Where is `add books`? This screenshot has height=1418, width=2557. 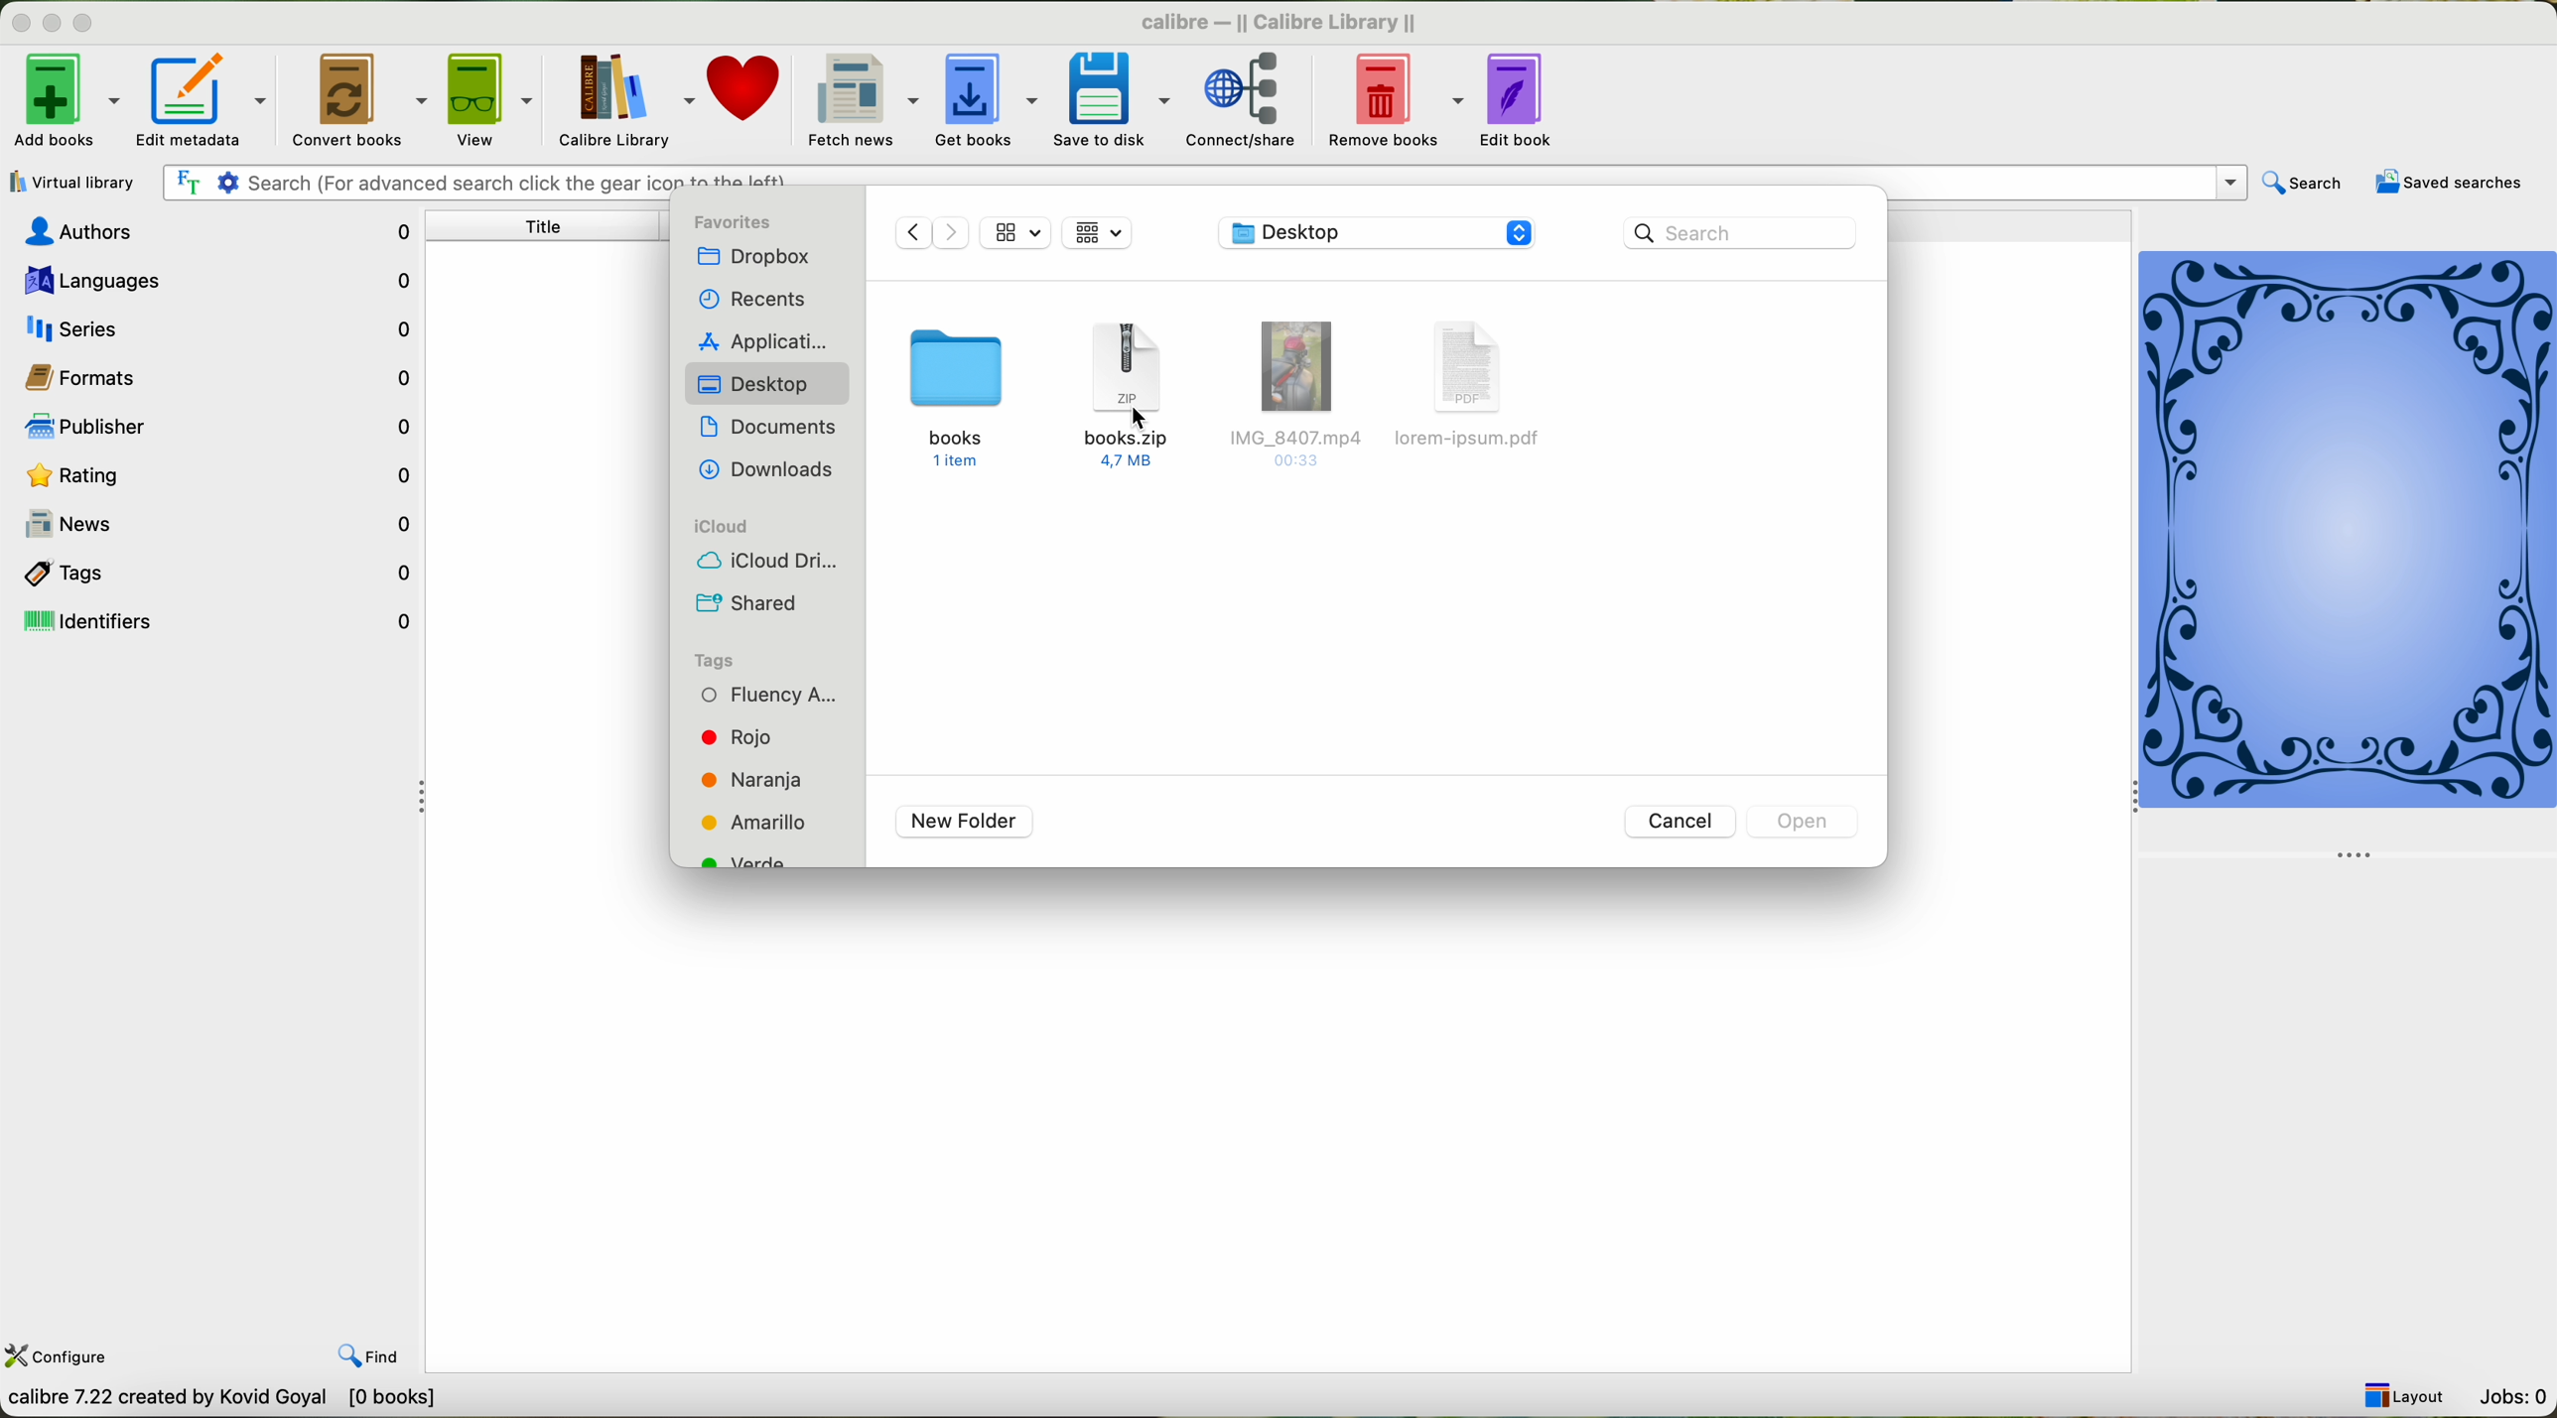 add books is located at coordinates (64, 99).